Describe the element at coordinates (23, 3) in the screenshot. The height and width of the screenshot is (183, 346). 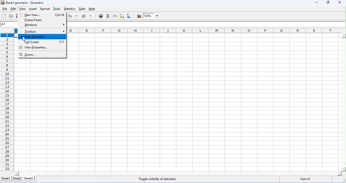
I see `Book1 numeric - Gnumeric` at that location.